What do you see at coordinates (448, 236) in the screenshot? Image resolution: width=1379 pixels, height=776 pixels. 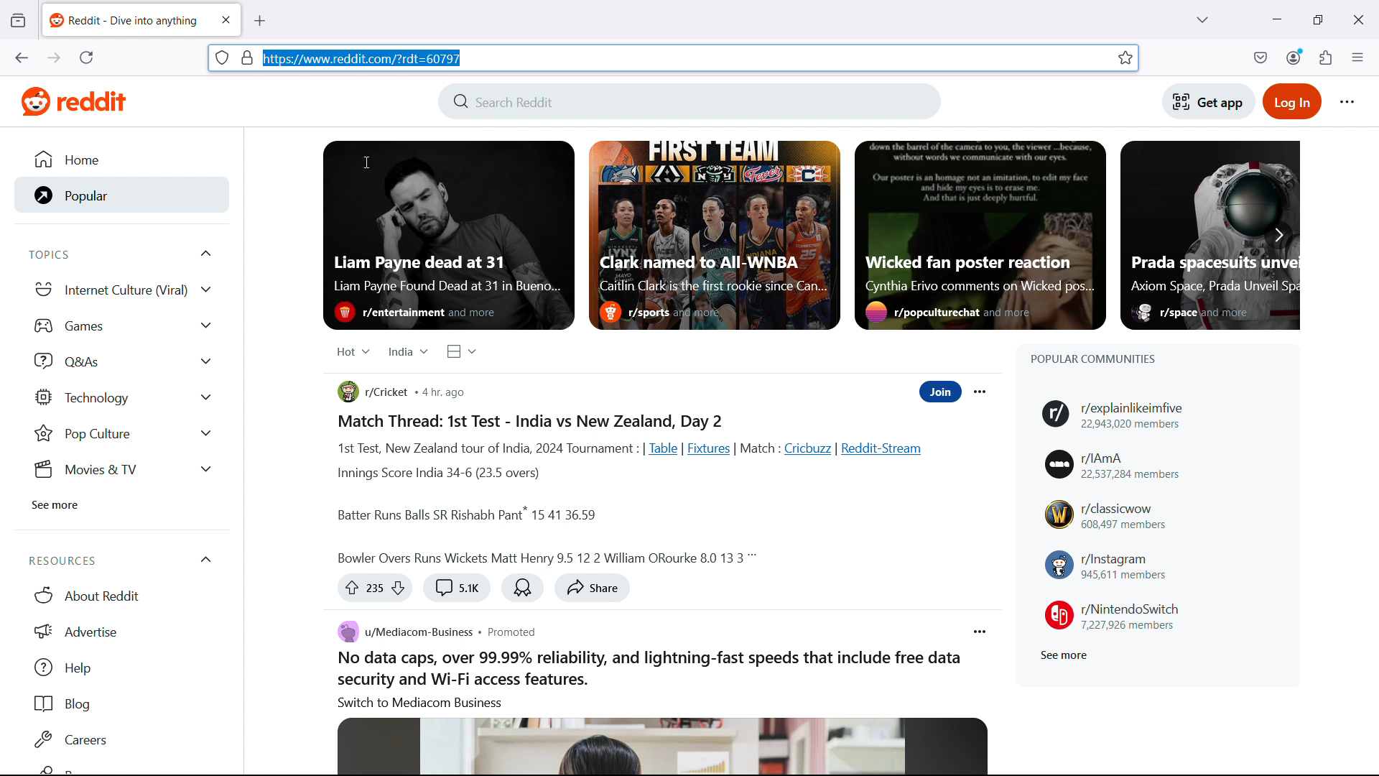 I see `Featured post 1` at bounding box center [448, 236].